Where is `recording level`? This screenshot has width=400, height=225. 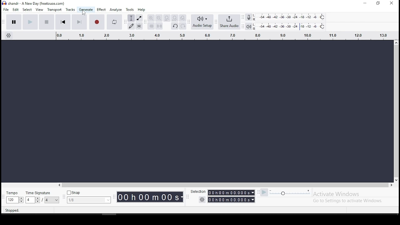 recording level is located at coordinates (290, 17).